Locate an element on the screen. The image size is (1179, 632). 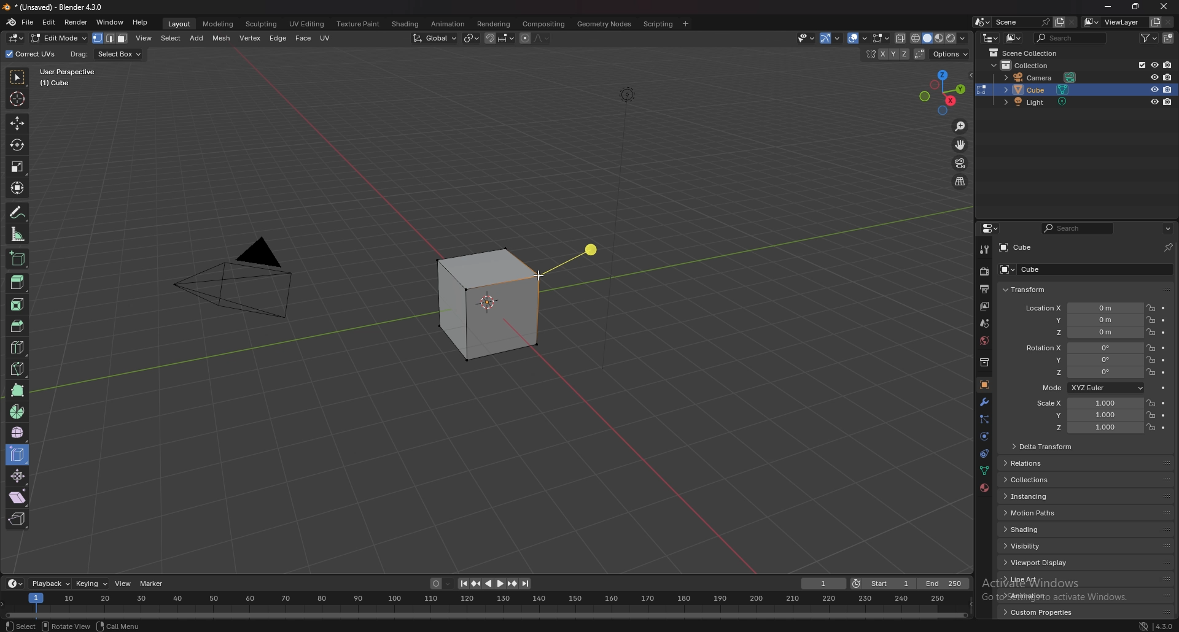
object mode is located at coordinates (56, 38).